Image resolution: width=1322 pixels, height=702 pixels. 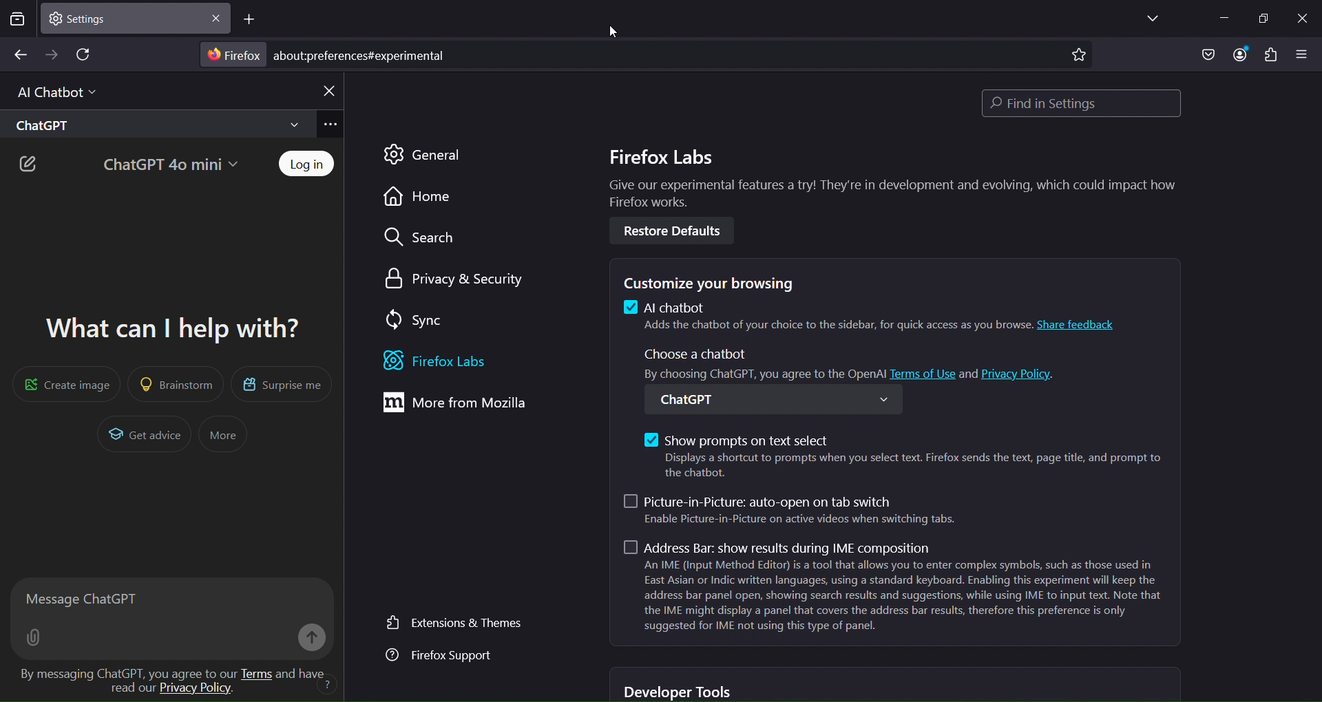 What do you see at coordinates (62, 383) in the screenshot?
I see `Create image` at bounding box center [62, 383].